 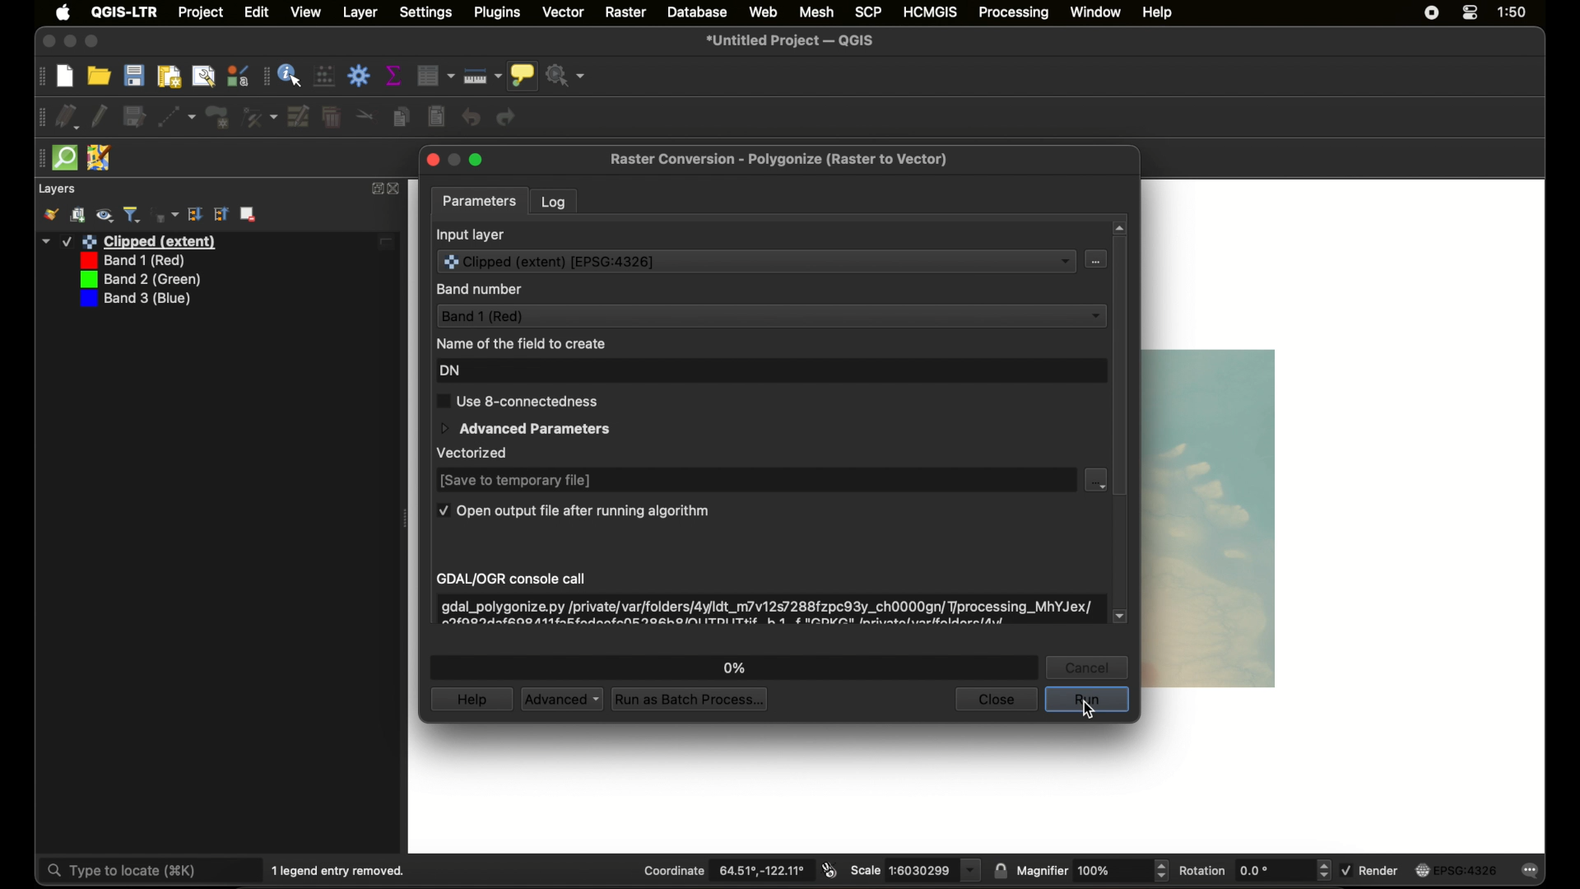 What do you see at coordinates (165, 215) in the screenshot?
I see `filter legend by expression` at bounding box center [165, 215].